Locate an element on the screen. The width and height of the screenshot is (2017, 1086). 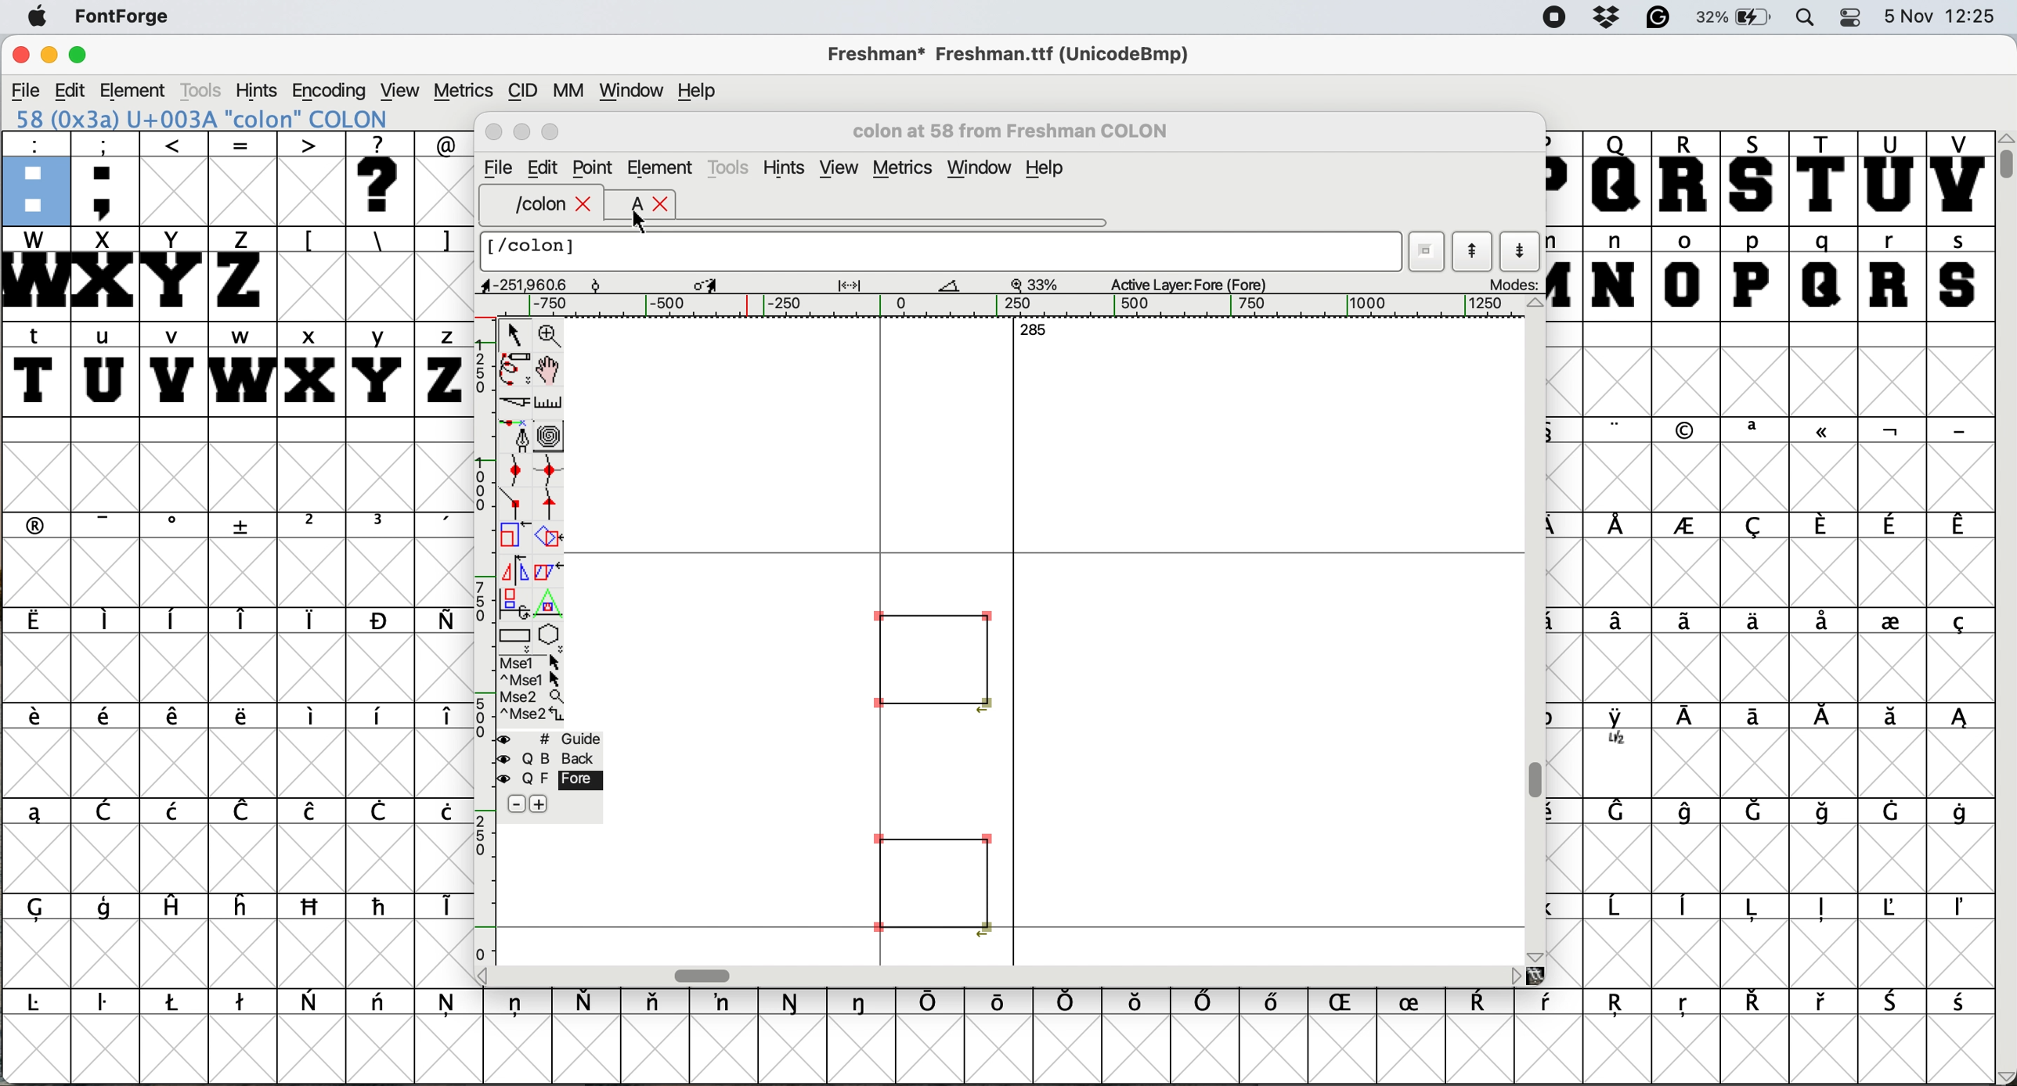
horizontal scroll bar is located at coordinates (1010, 975).